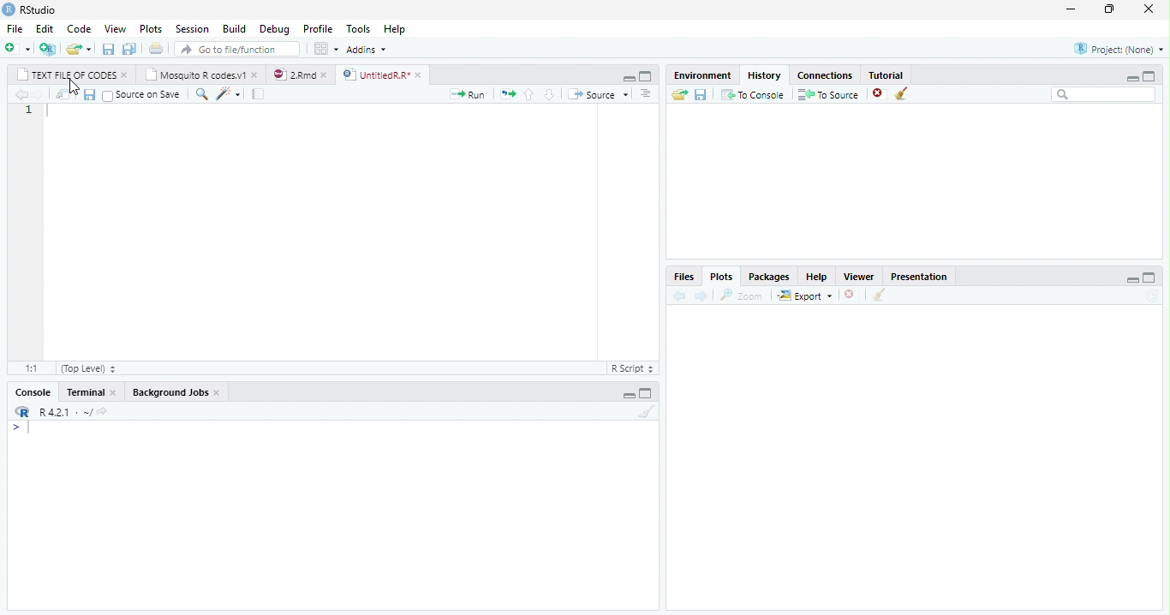 Image resolution: width=1170 pixels, height=615 pixels. I want to click on Re-run, so click(507, 94).